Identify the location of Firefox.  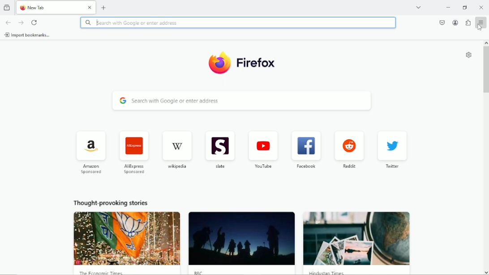
(242, 63).